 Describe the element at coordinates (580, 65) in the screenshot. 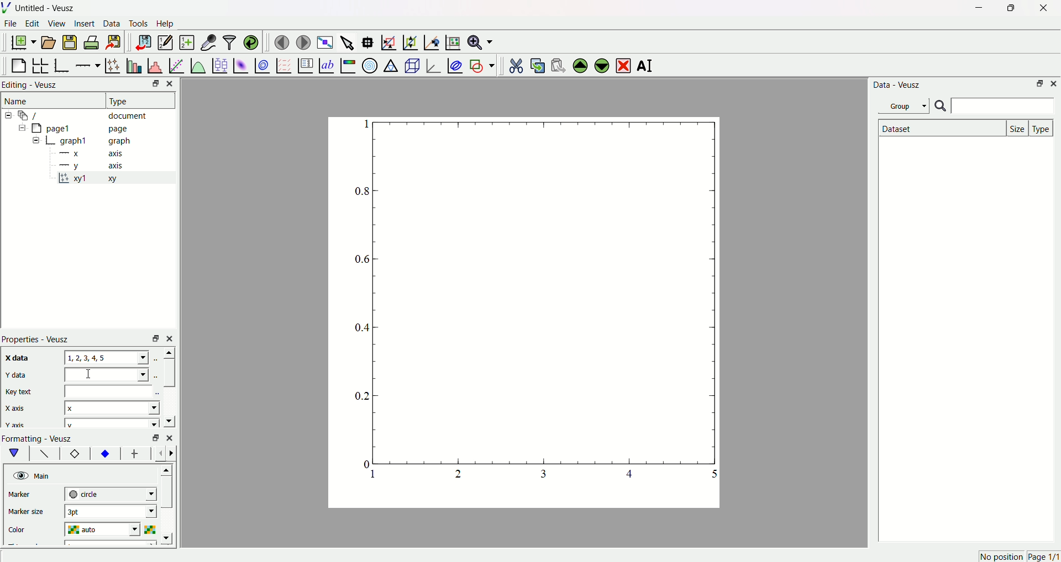

I see `move the widgets up` at that location.